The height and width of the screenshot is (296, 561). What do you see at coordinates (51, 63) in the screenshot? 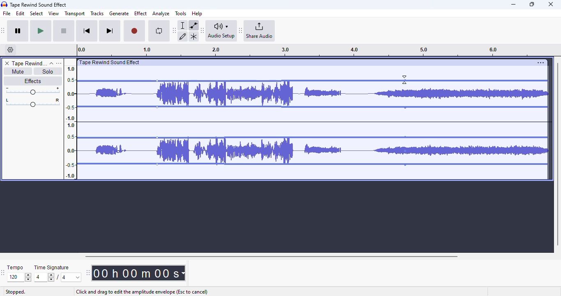
I see `collapse` at bounding box center [51, 63].